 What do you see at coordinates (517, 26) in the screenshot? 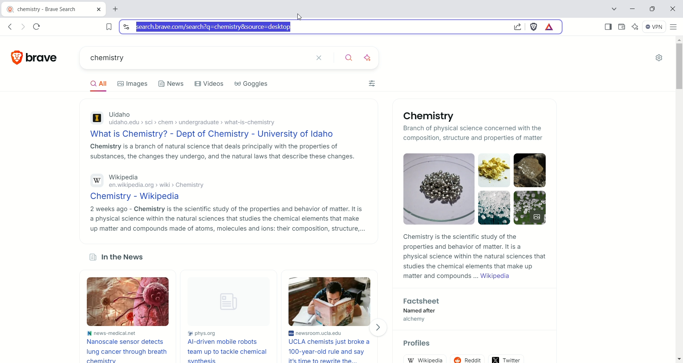
I see `share this page` at bounding box center [517, 26].